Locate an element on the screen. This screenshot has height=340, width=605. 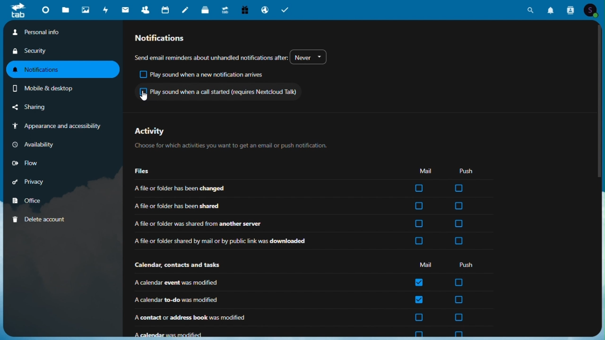
check box is located at coordinates (459, 206).